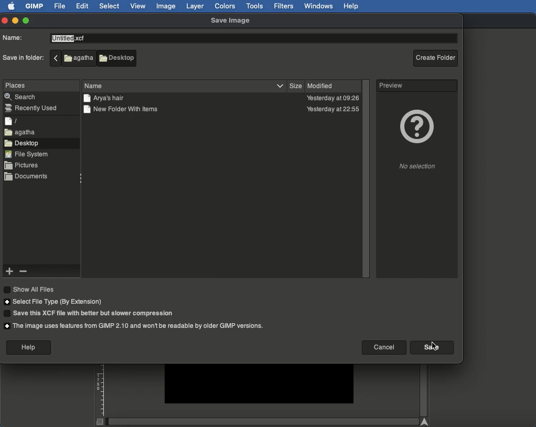  Describe the element at coordinates (55, 302) in the screenshot. I see `Select file type` at that location.